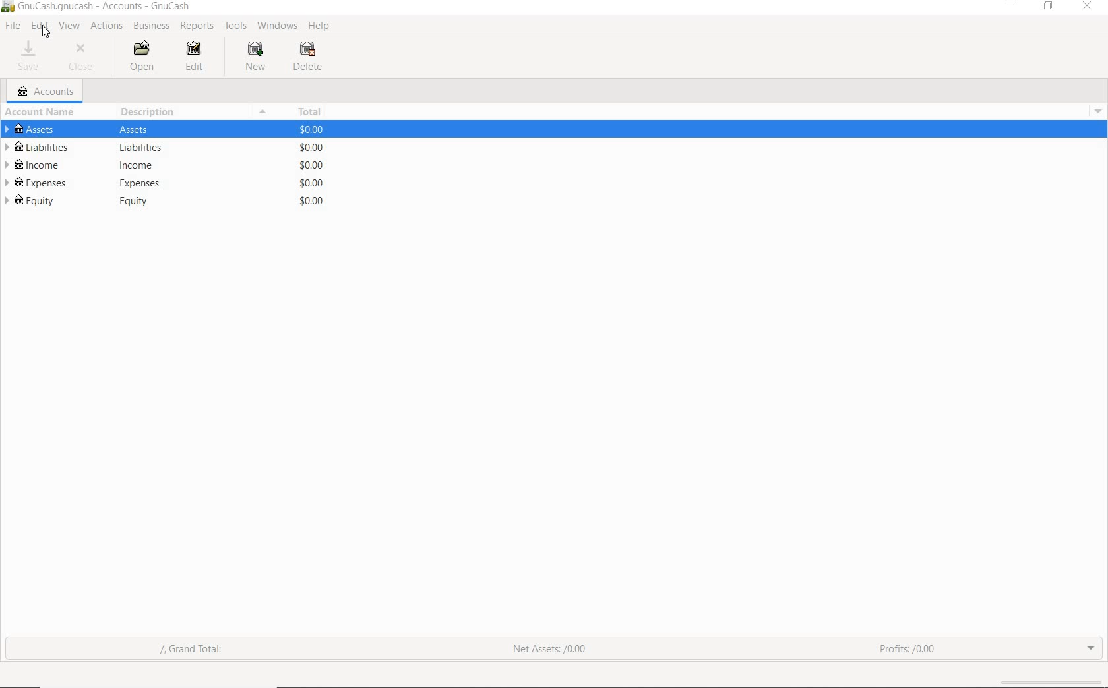 Image resolution: width=1108 pixels, height=688 pixels. What do you see at coordinates (1097, 109) in the screenshot?
I see `` at bounding box center [1097, 109].